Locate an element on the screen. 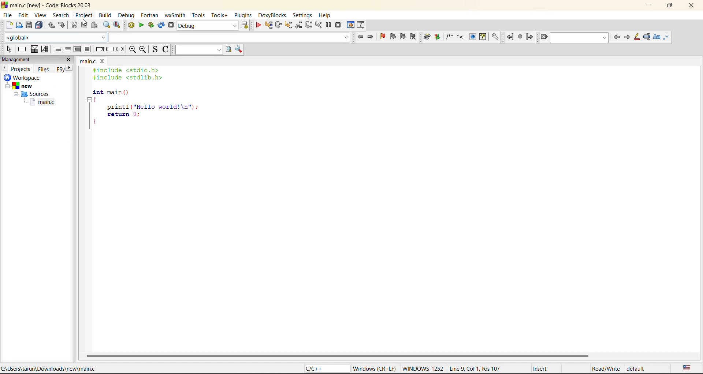  help is located at coordinates (327, 14).